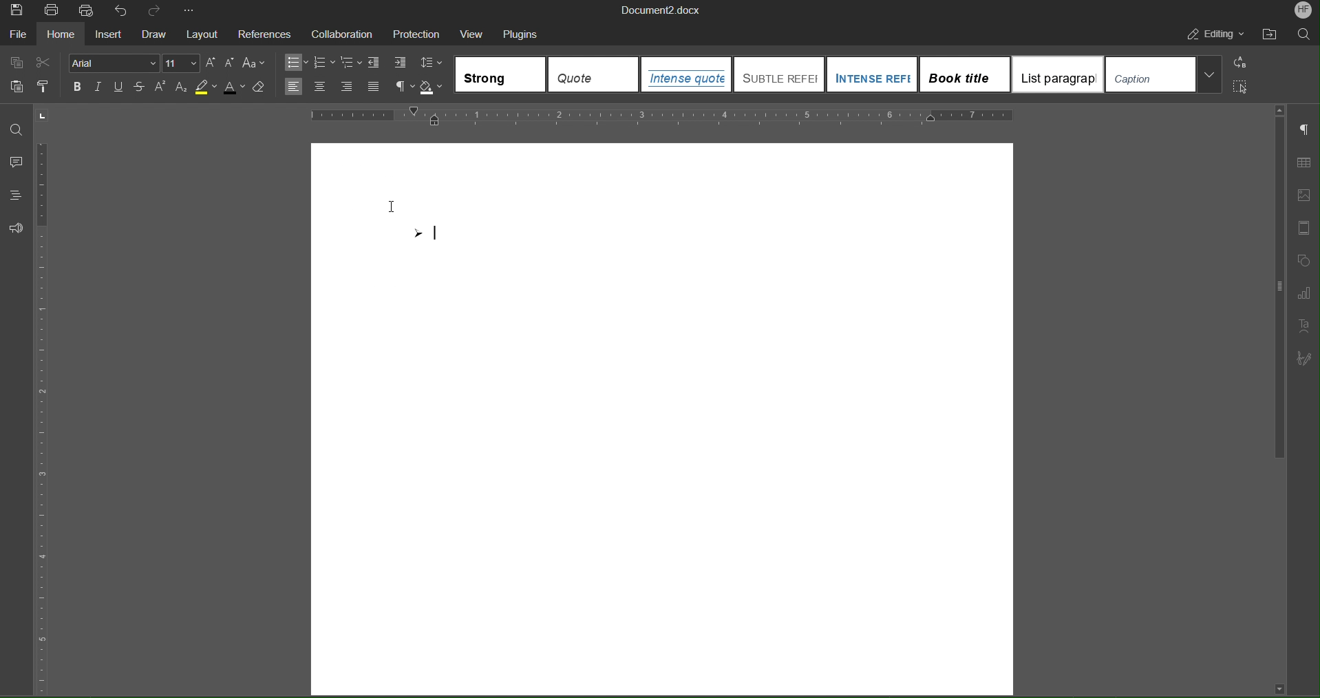 The height and width of the screenshot is (698, 1320). I want to click on Arrow Bullet, so click(425, 235).